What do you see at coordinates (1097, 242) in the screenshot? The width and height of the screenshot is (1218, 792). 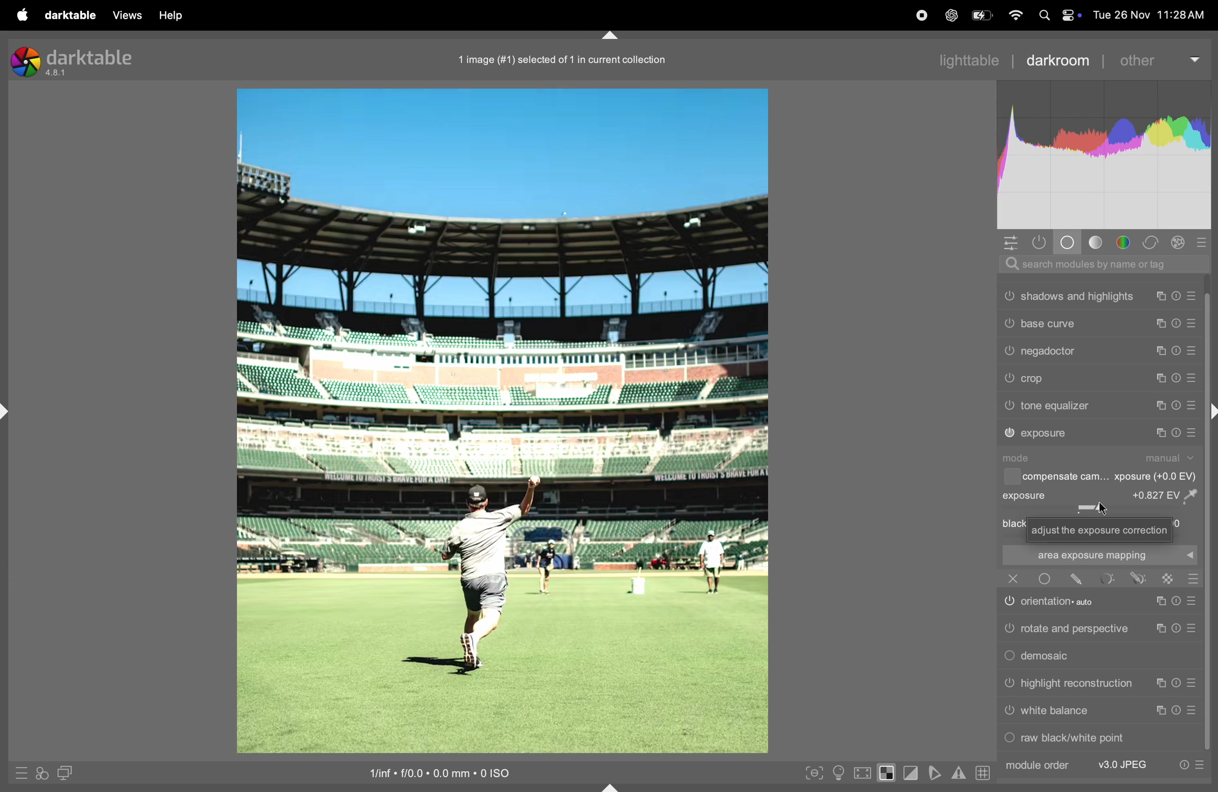 I see `tone` at bounding box center [1097, 242].